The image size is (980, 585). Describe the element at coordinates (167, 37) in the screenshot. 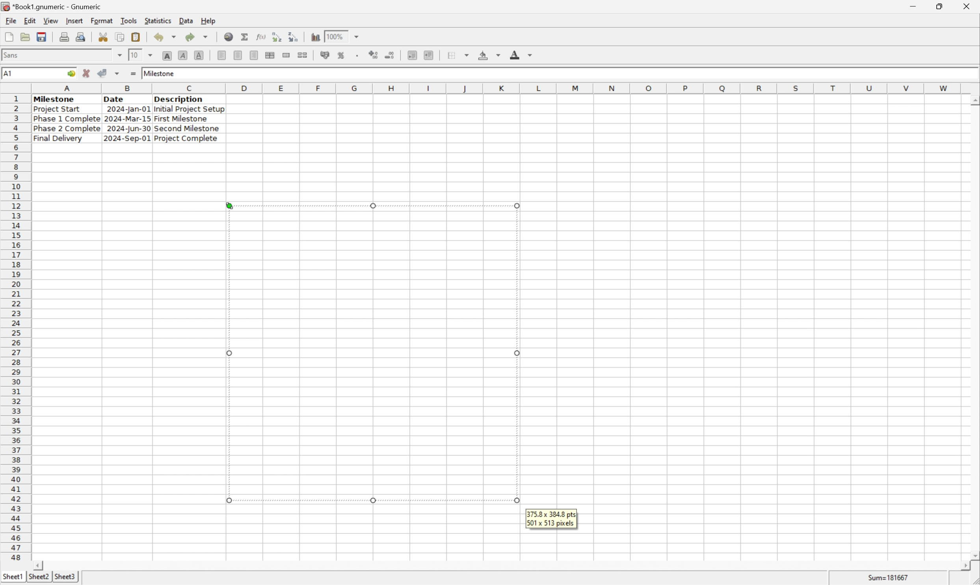

I see `undo` at that location.